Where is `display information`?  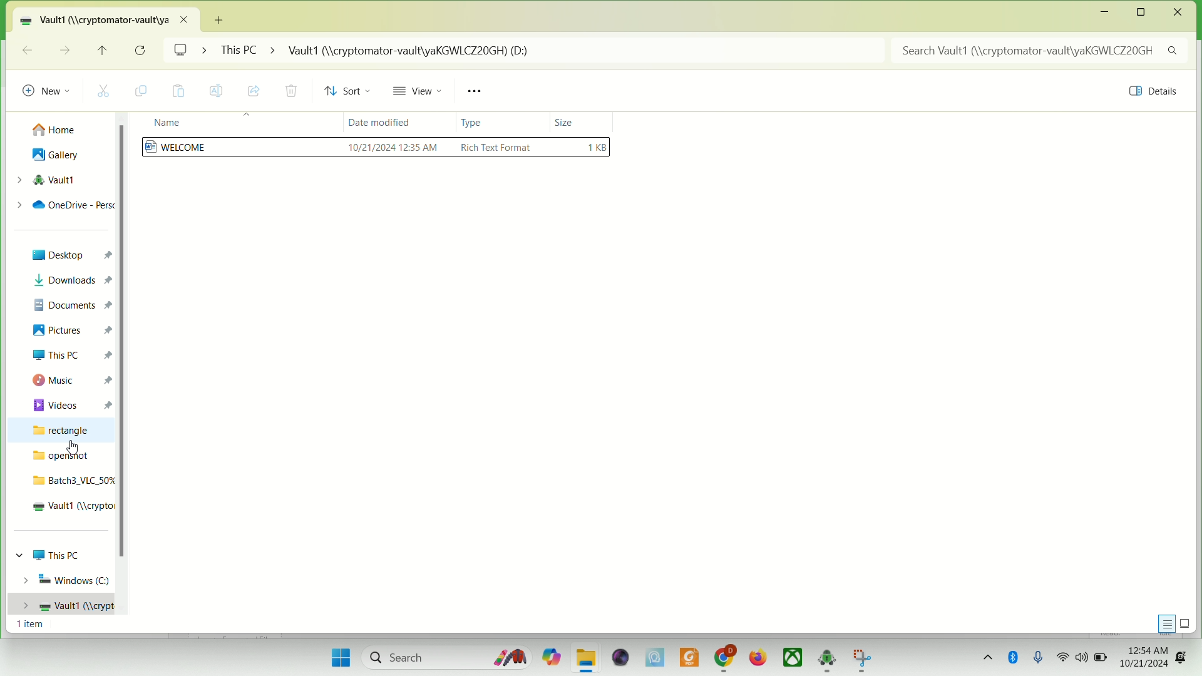
display information is located at coordinates (1165, 622).